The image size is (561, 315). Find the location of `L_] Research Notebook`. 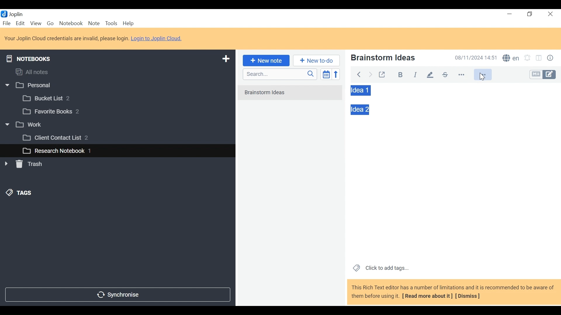

L_] Research Notebook is located at coordinates (53, 151).